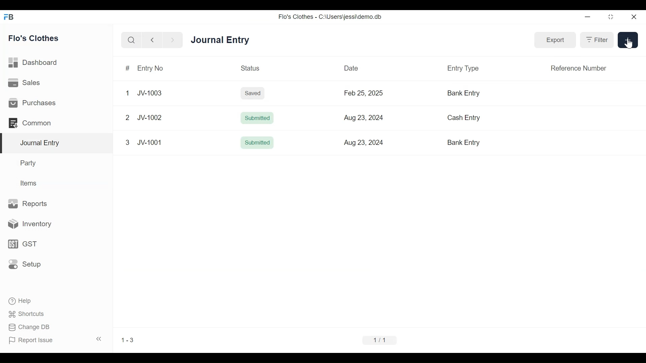 The image size is (646, 363). I want to click on Bank Entry, so click(463, 143).